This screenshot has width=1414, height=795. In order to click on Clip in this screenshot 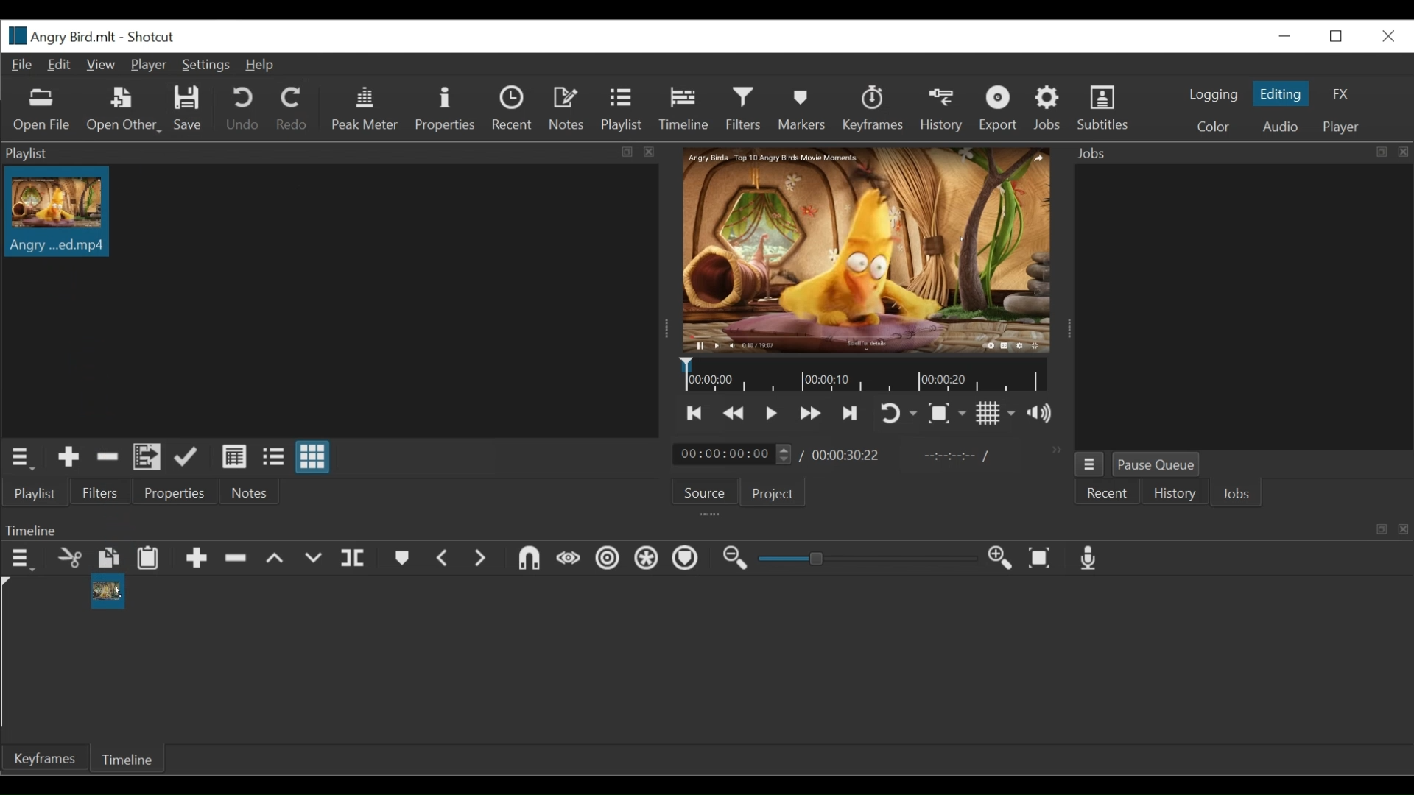, I will do `click(108, 593)`.